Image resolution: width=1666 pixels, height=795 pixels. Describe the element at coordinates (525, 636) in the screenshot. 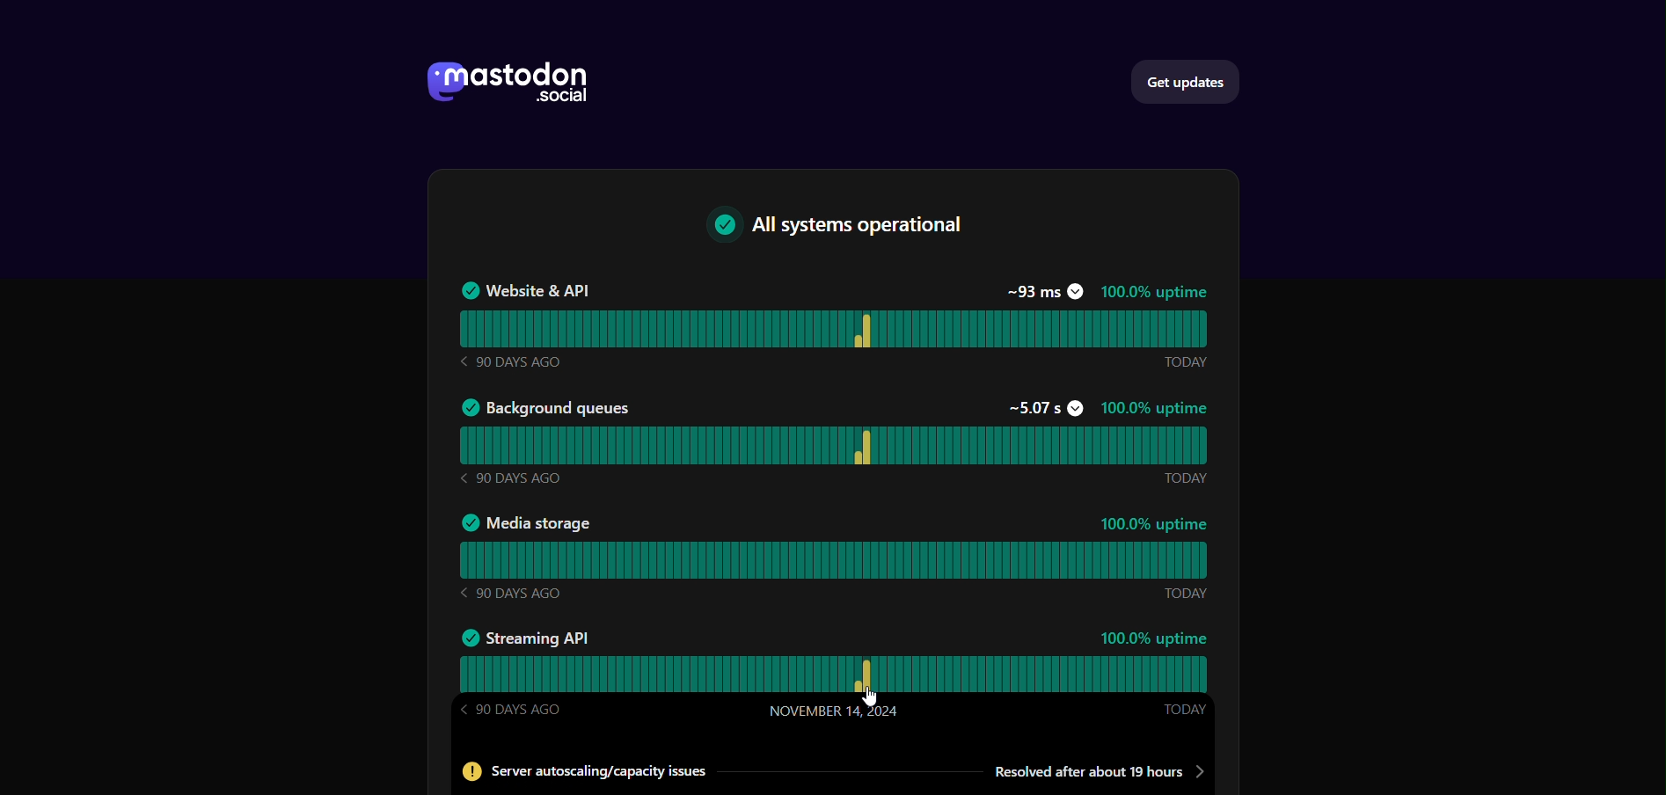

I see `Streaming API` at that location.